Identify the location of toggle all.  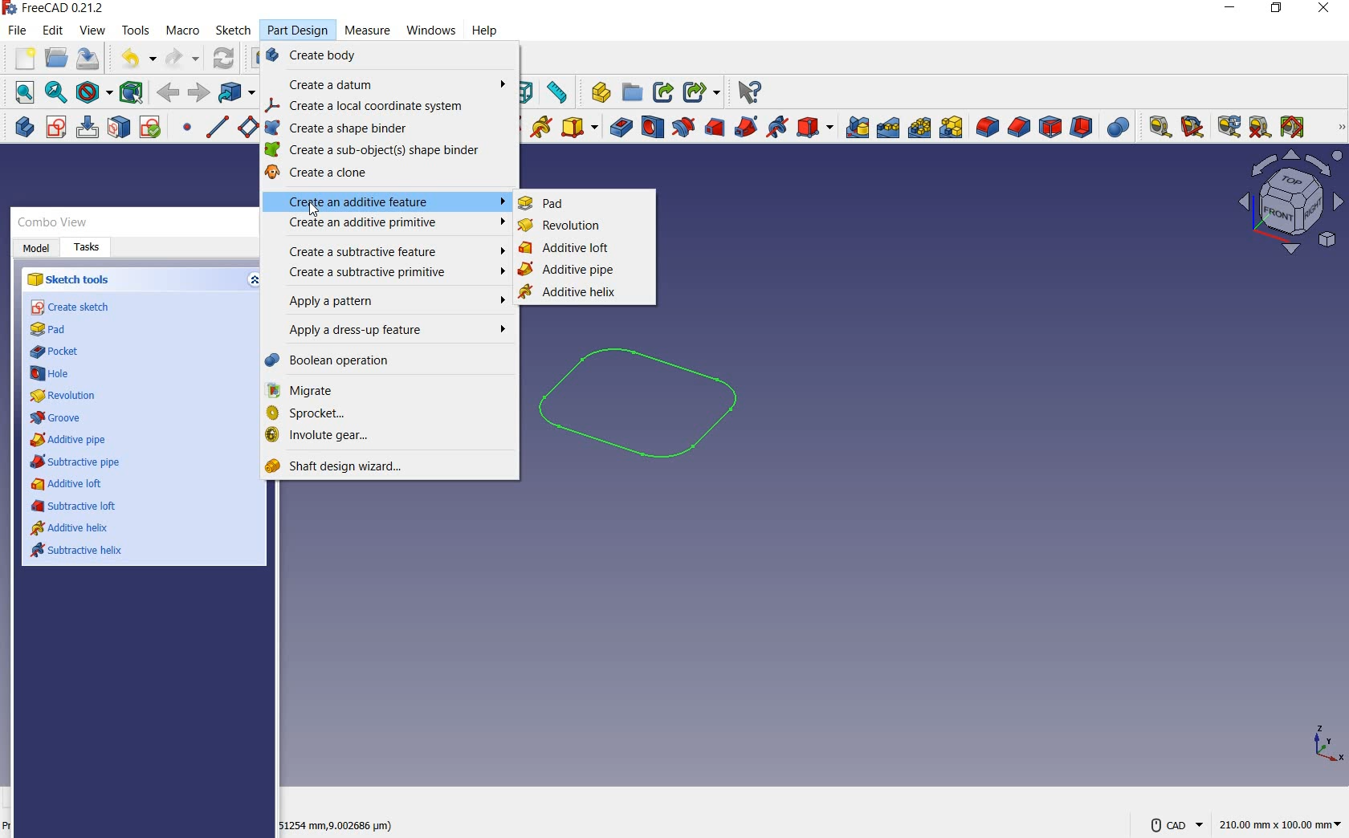
(1295, 128).